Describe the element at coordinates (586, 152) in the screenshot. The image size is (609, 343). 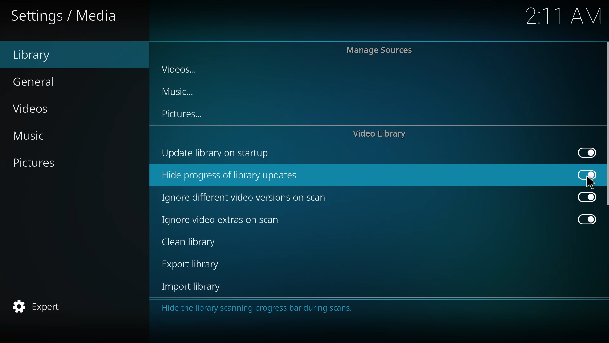
I see `enabled` at that location.